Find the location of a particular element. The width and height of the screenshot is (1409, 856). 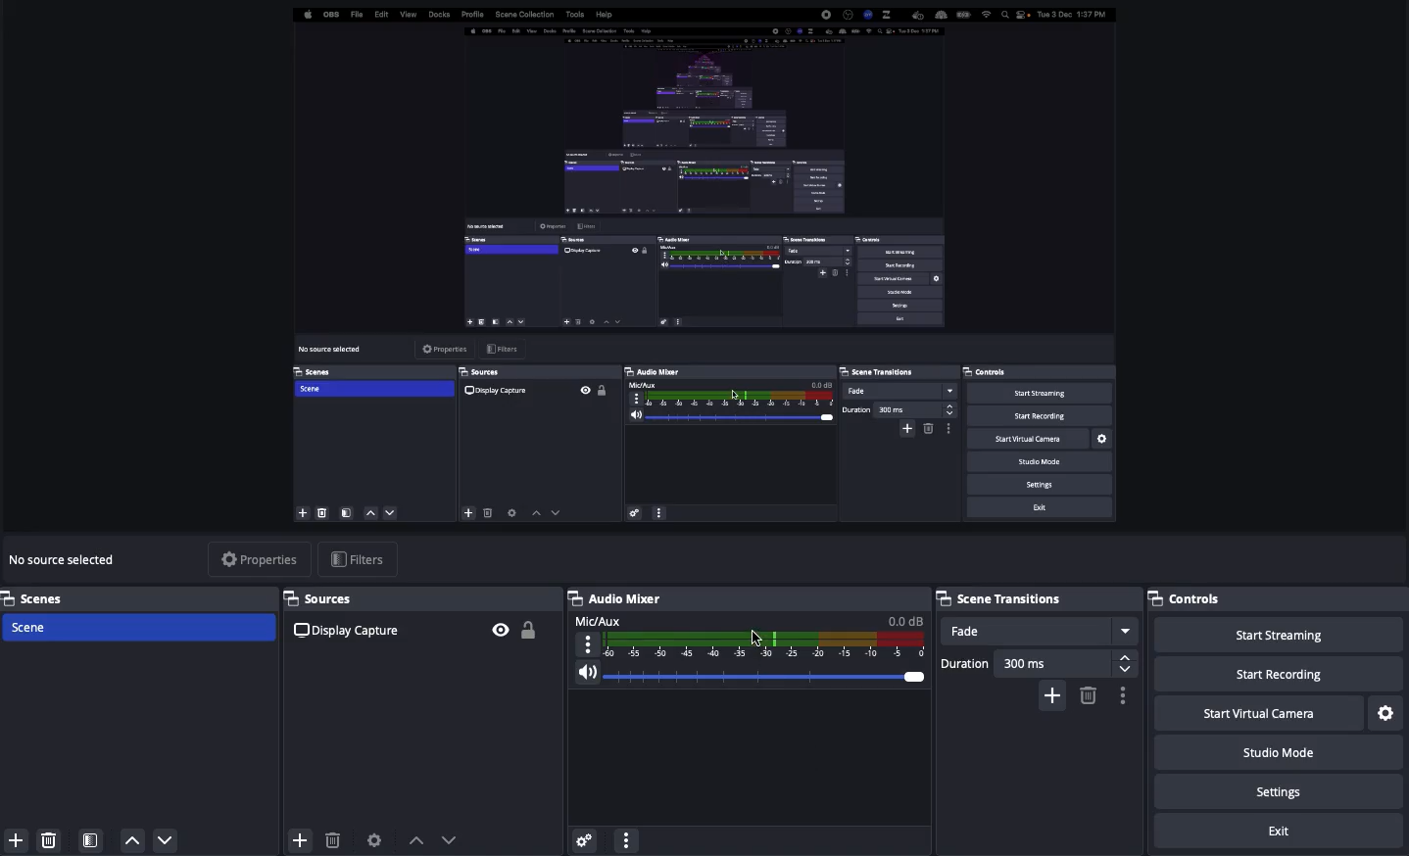

Start streaming is located at coordinates (1278, 636).